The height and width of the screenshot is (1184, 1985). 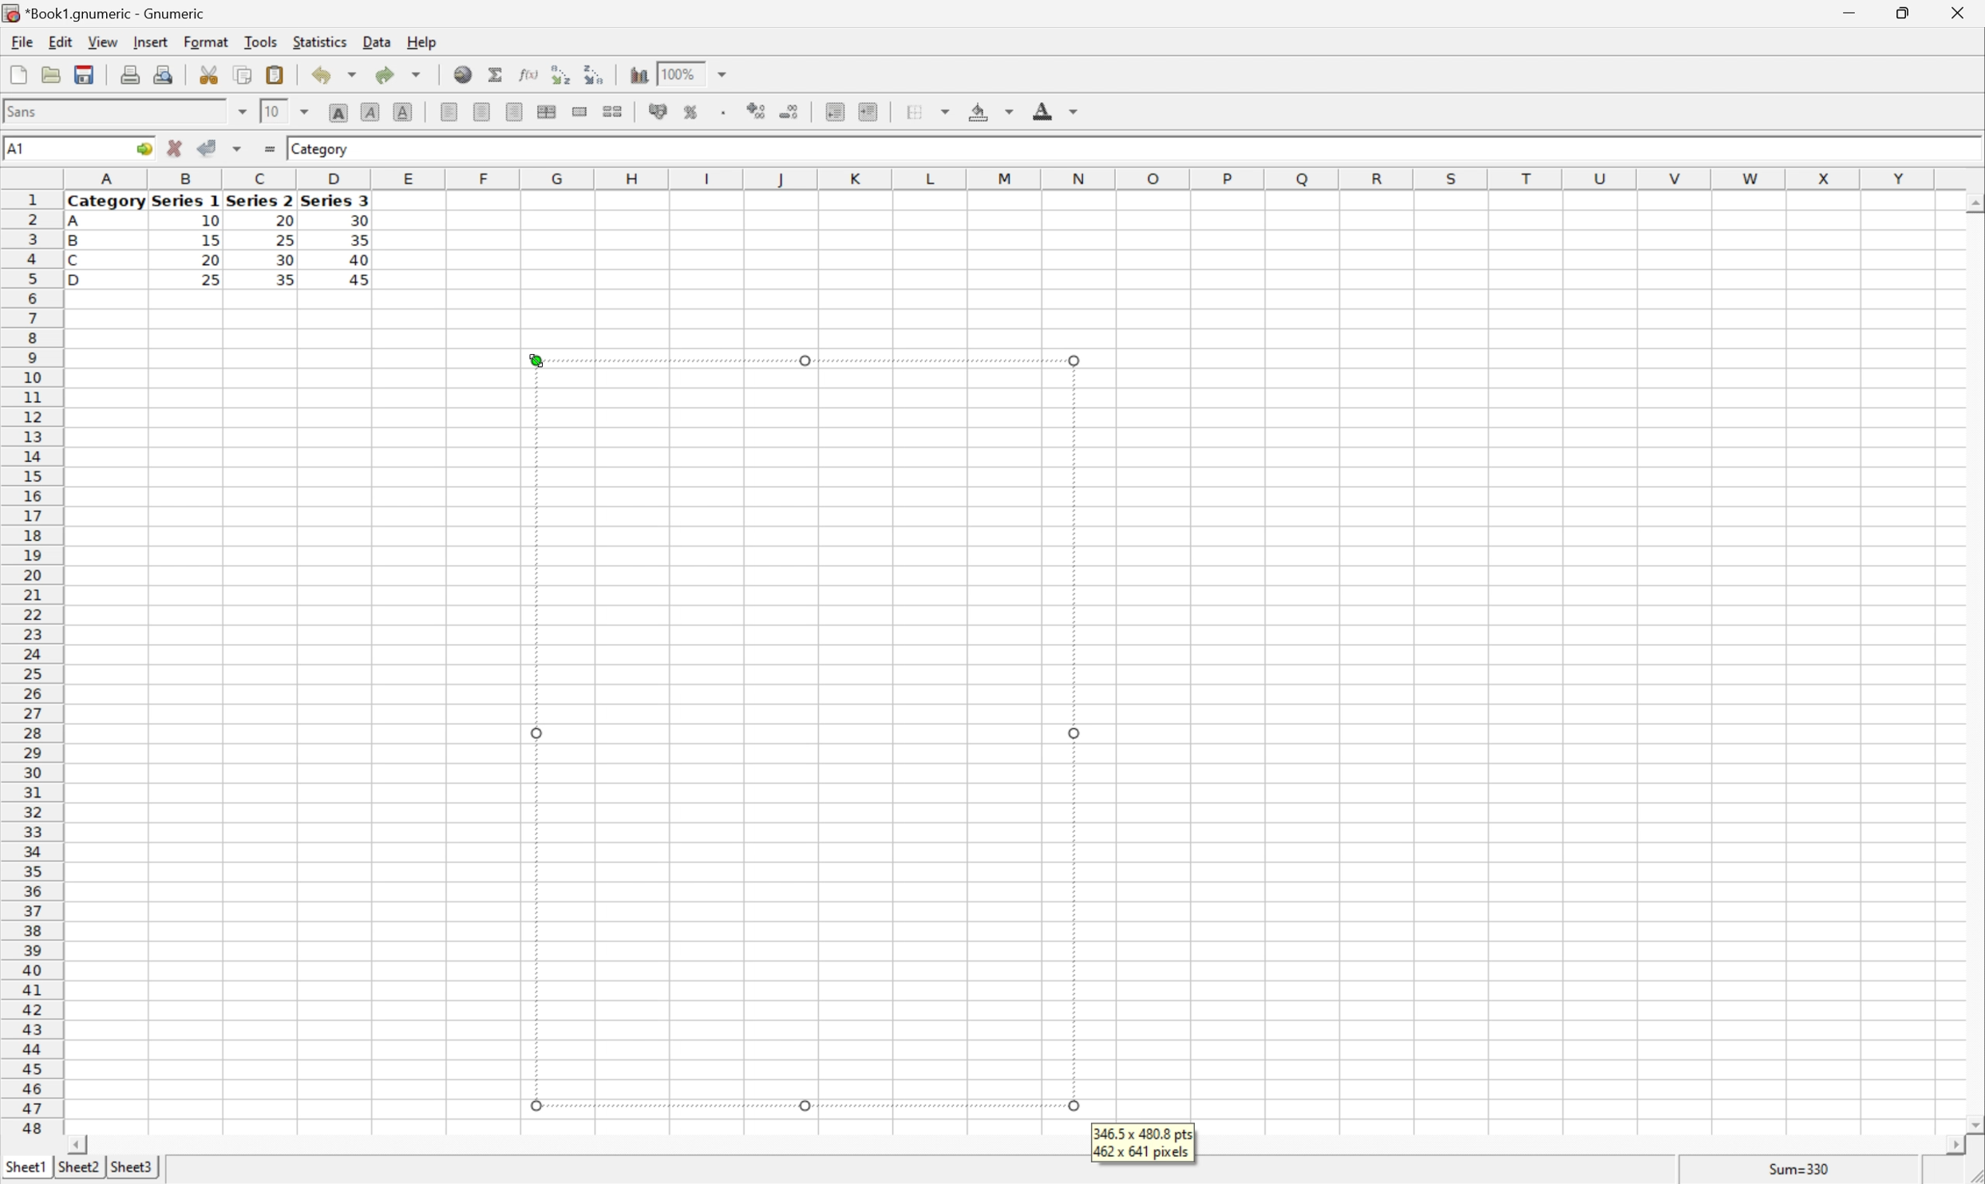 I want to click on Drop Down, so click(x=242, y=111).